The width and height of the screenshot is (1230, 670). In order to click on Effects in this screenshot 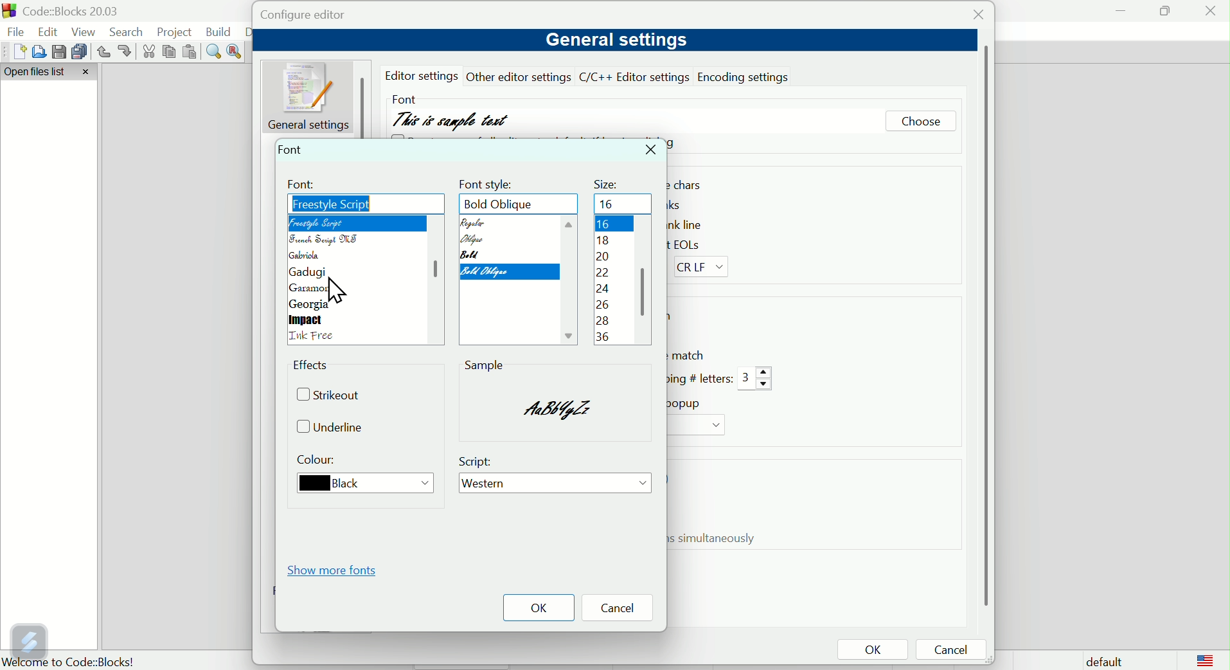, I will do `click(314, 367)`.